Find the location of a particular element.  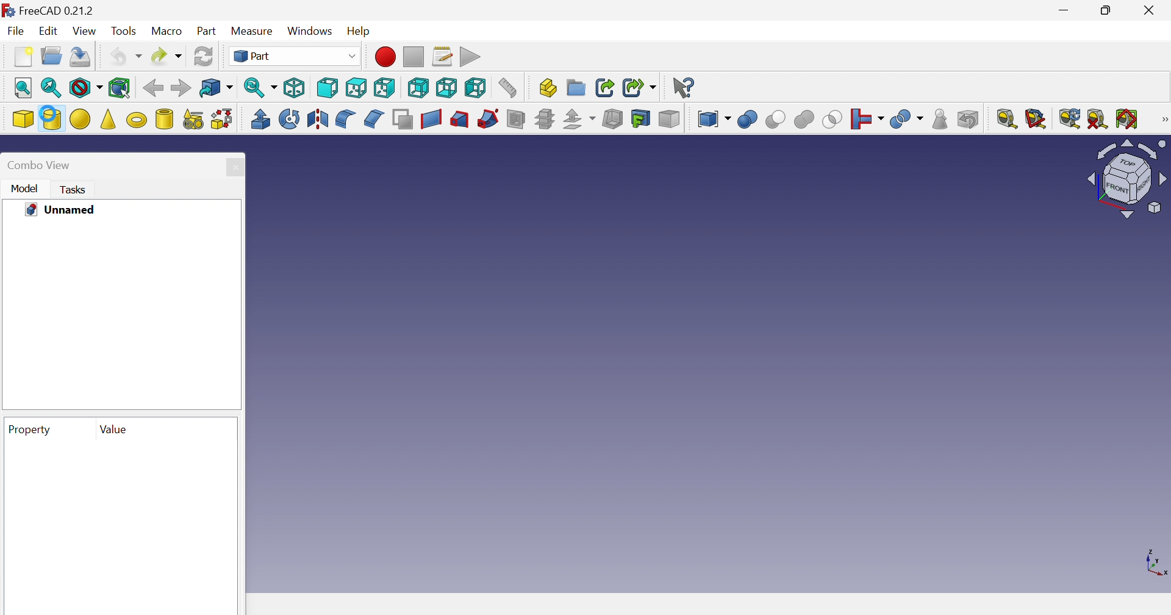

Save is located at coordinates (80, 56).